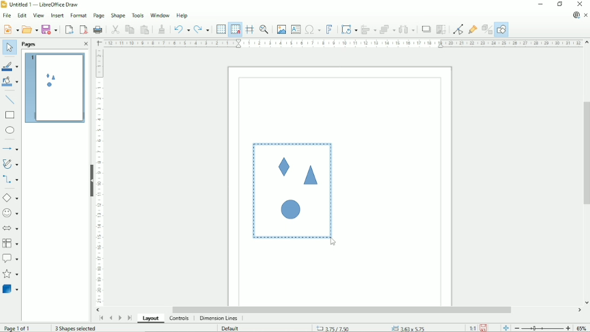 The image size is (590, 332). Describe the element at coordinates (99, 16) in the screenshot. I see `Page` at that location.